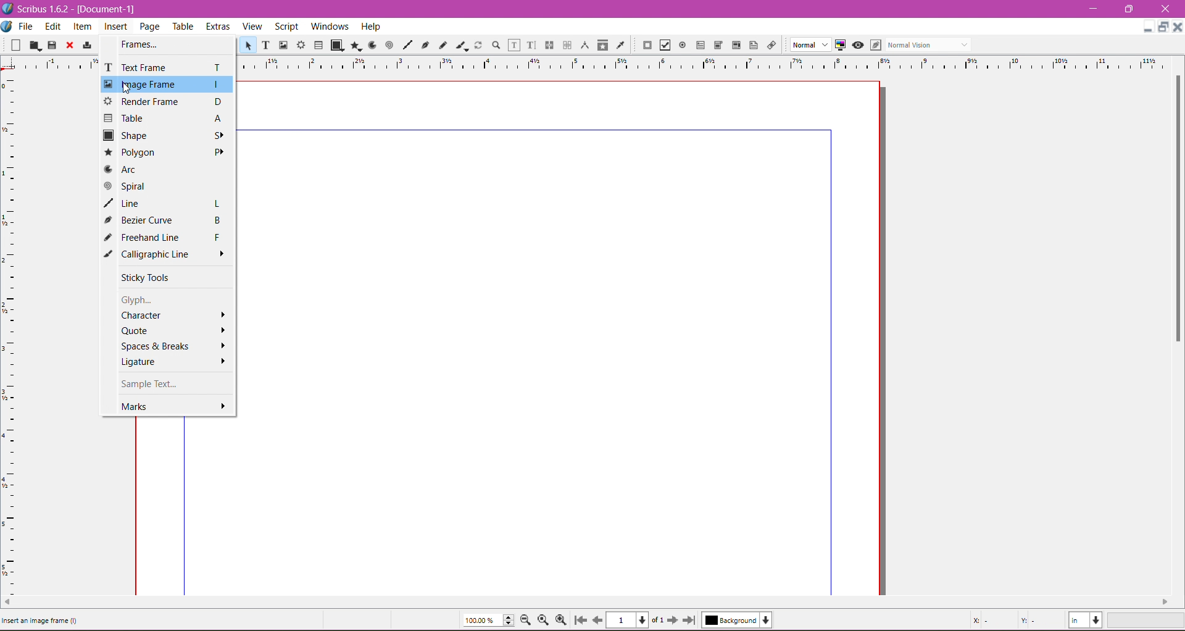  What do you see at coordinates (52, 27) in the screenshot?
I see `Edit` at bounding box center [52, 27].